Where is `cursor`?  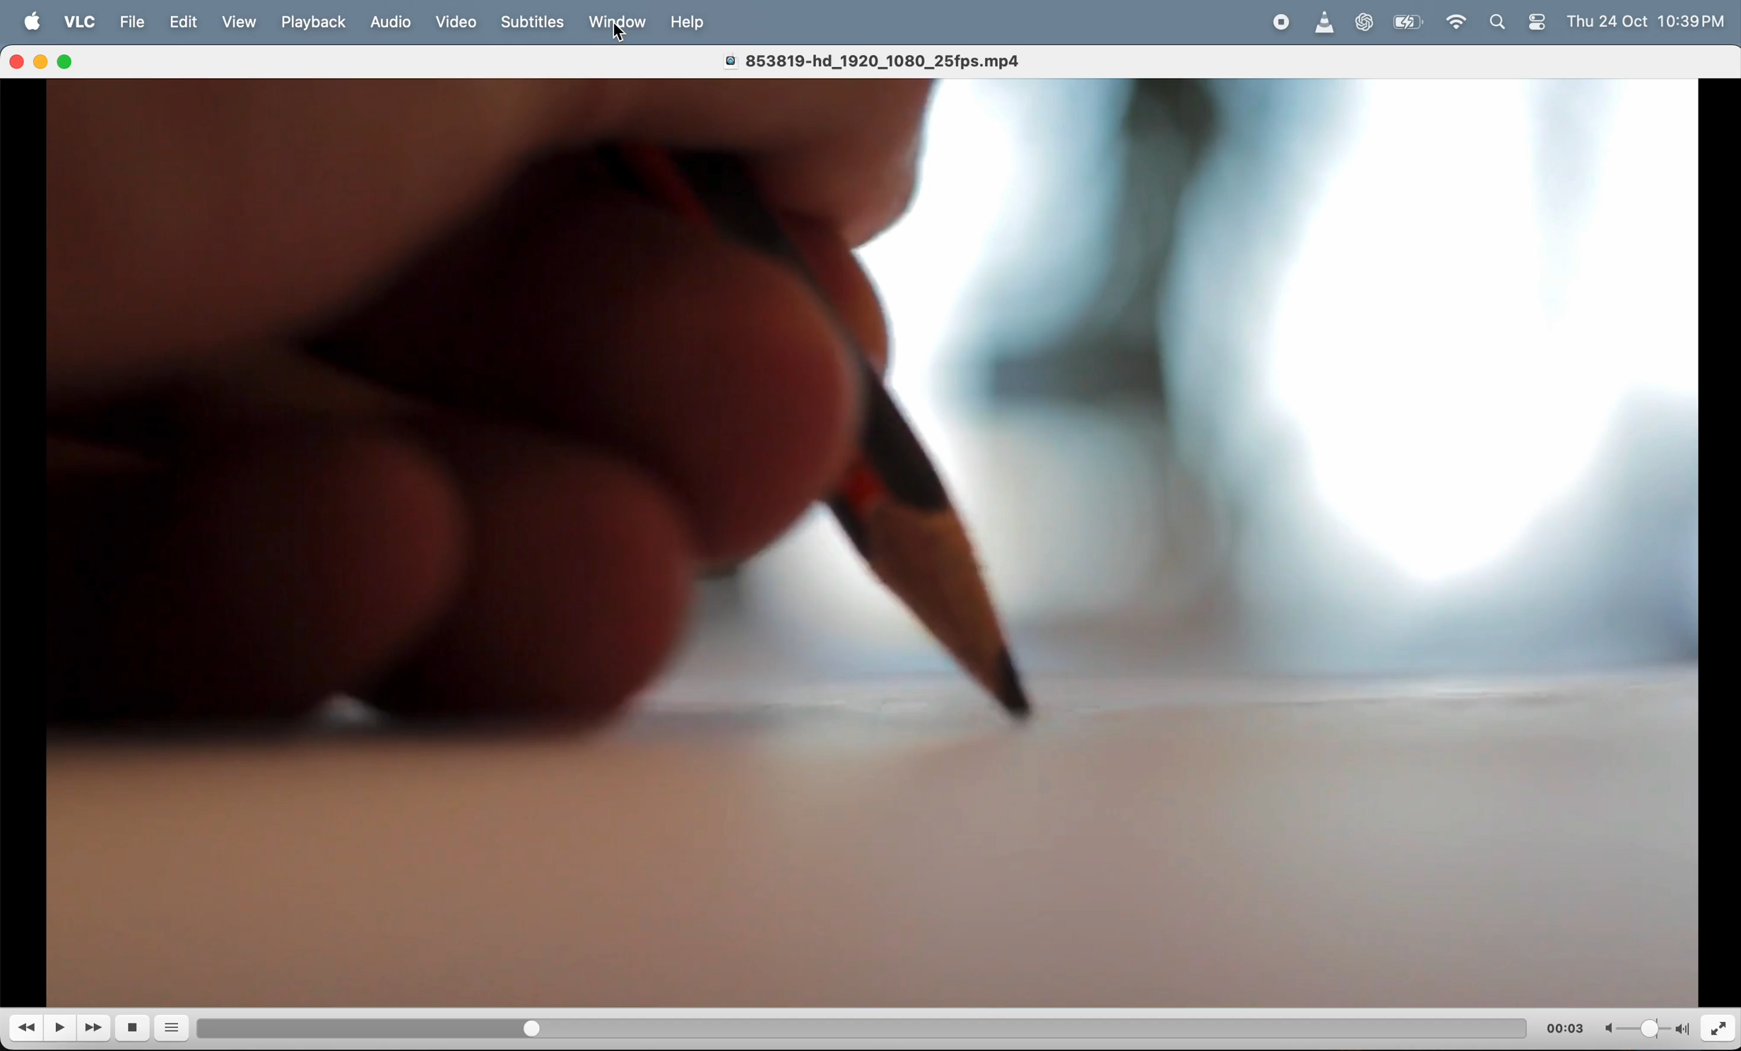 cursor is located at coordinates (627, 35).